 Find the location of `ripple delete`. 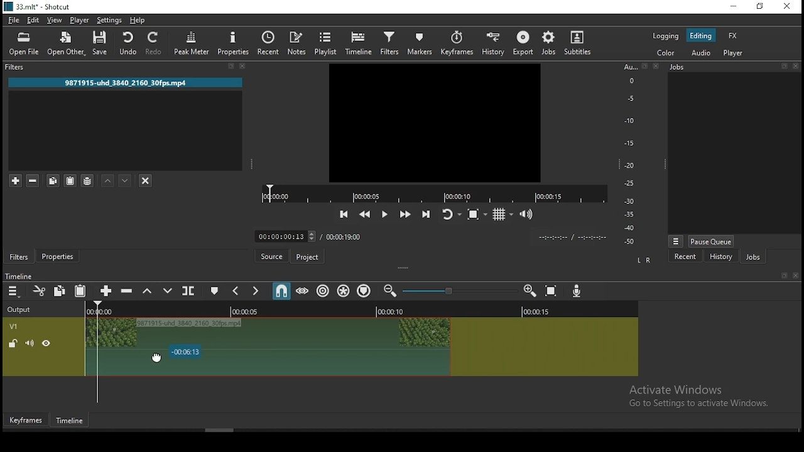

ripple delete is located at coordinates (129, 291).